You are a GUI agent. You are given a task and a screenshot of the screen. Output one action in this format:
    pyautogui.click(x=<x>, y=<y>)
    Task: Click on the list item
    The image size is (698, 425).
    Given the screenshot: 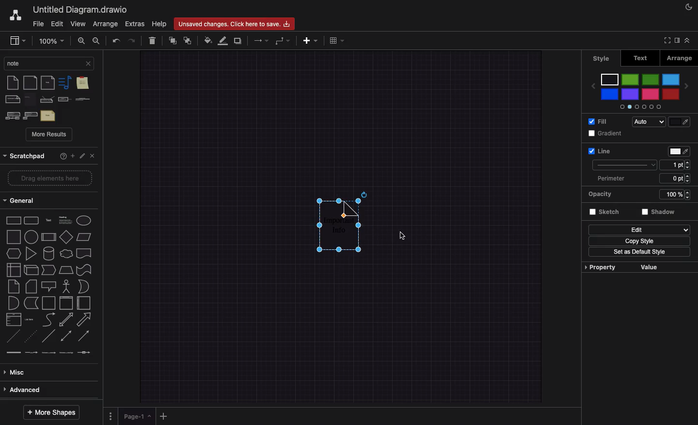 What is the action you would take?
    pyautogui.click(x=30, y=320)
    